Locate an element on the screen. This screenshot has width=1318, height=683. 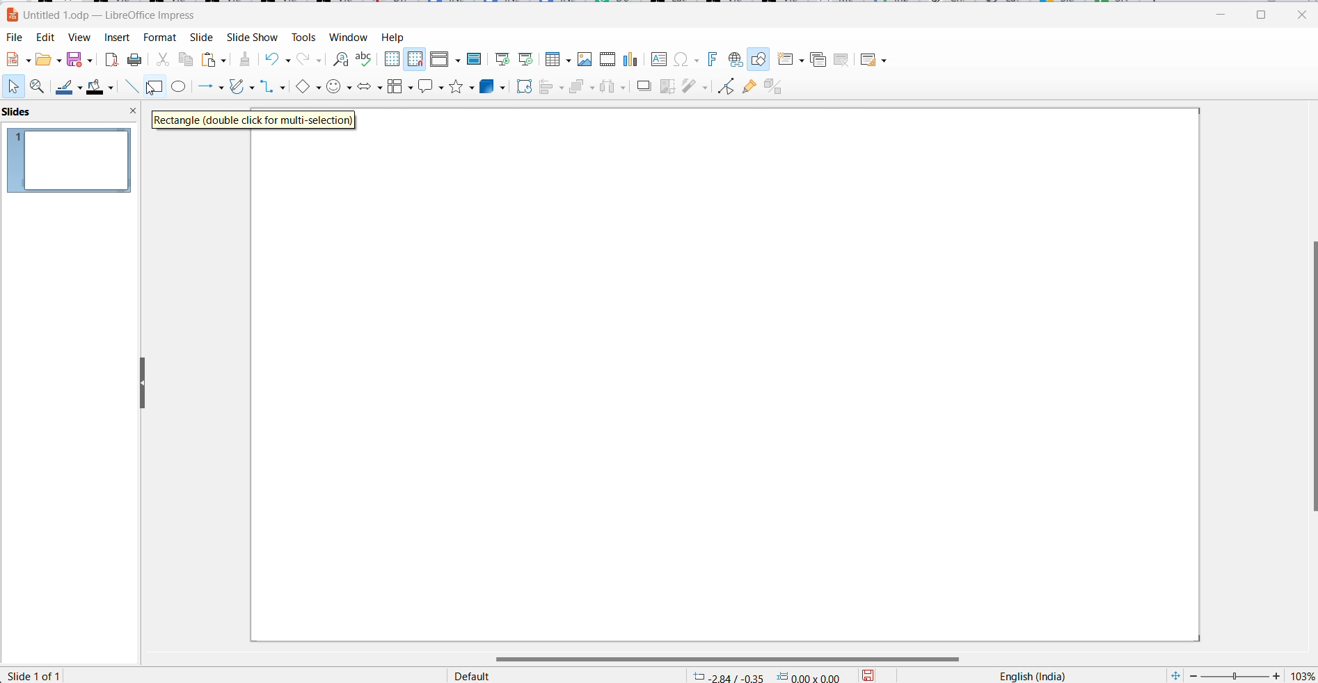
line is located at coordinates (68, 89).